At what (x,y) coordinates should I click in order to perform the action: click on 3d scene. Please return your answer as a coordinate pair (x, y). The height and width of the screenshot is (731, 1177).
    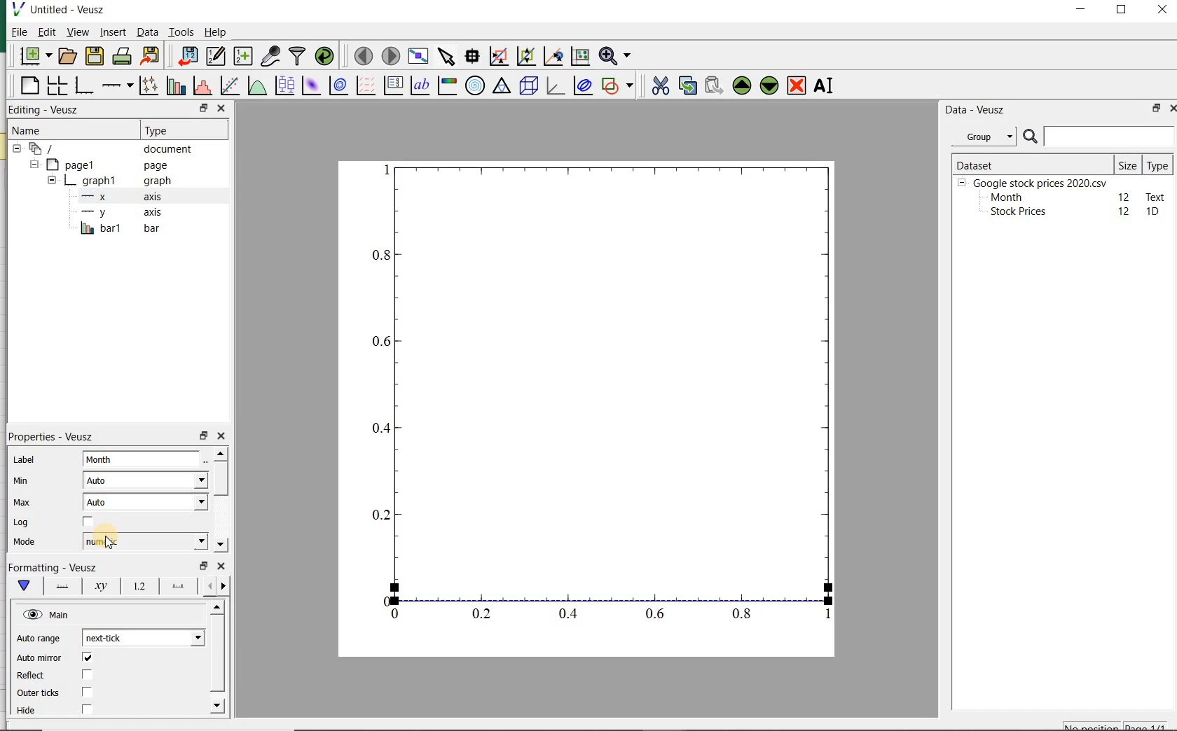
    Looking at the image, I should click on (529, 87).